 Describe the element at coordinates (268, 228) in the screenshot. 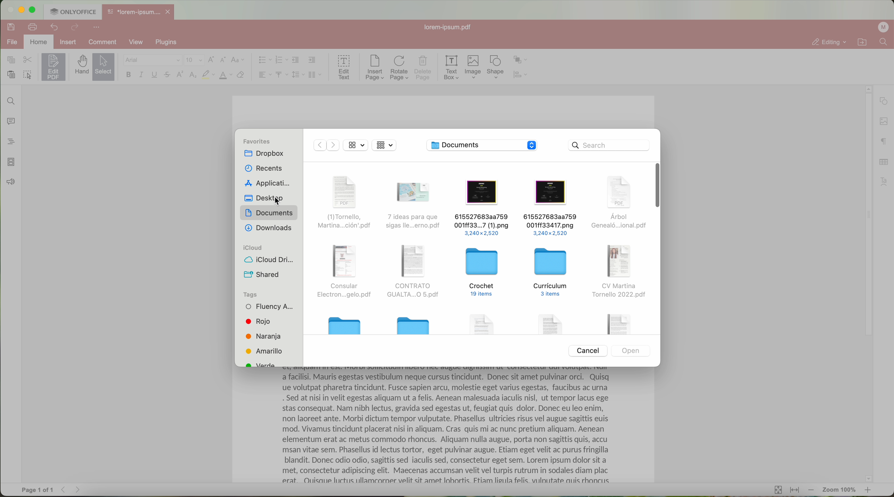

I see `downloads` at that location.